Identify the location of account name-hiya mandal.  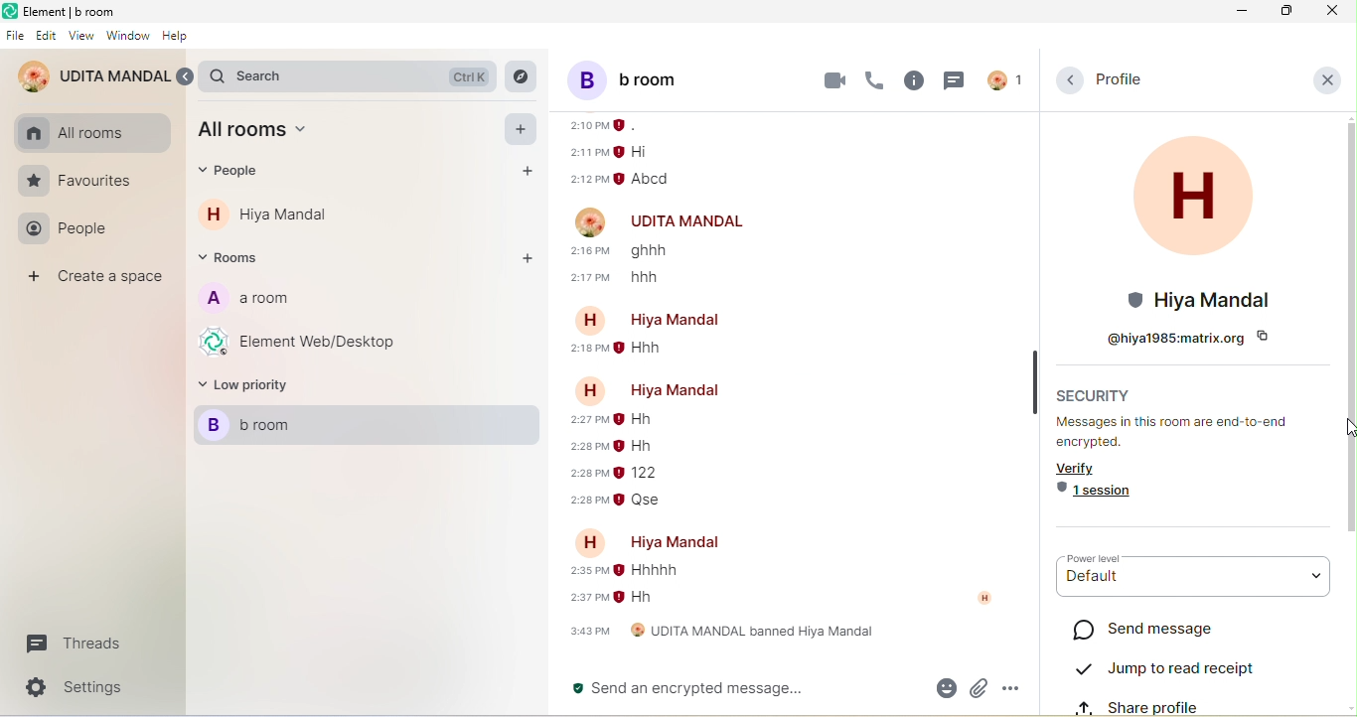
(659, 319).